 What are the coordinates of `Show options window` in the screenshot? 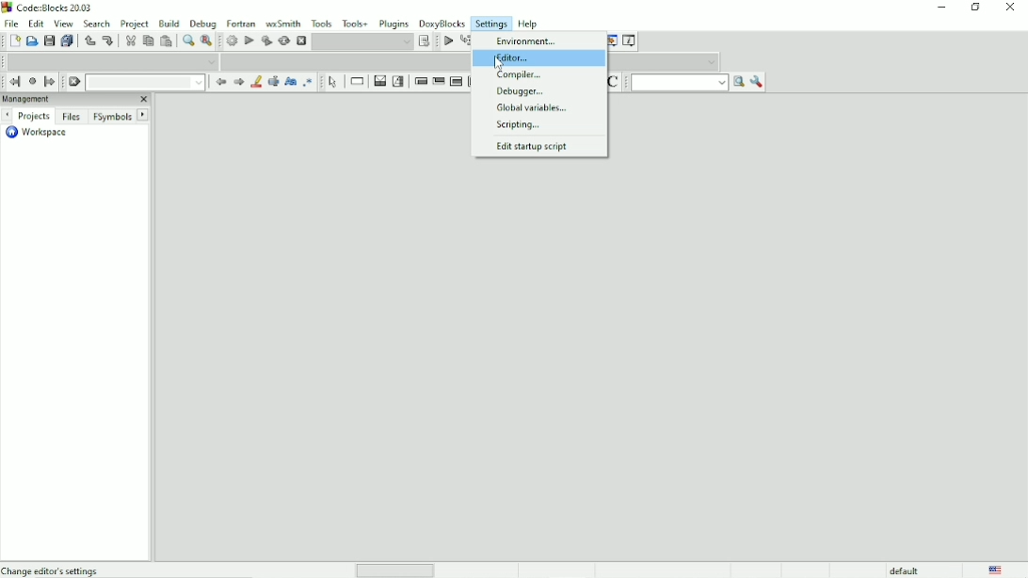 It's located at (757, 83).